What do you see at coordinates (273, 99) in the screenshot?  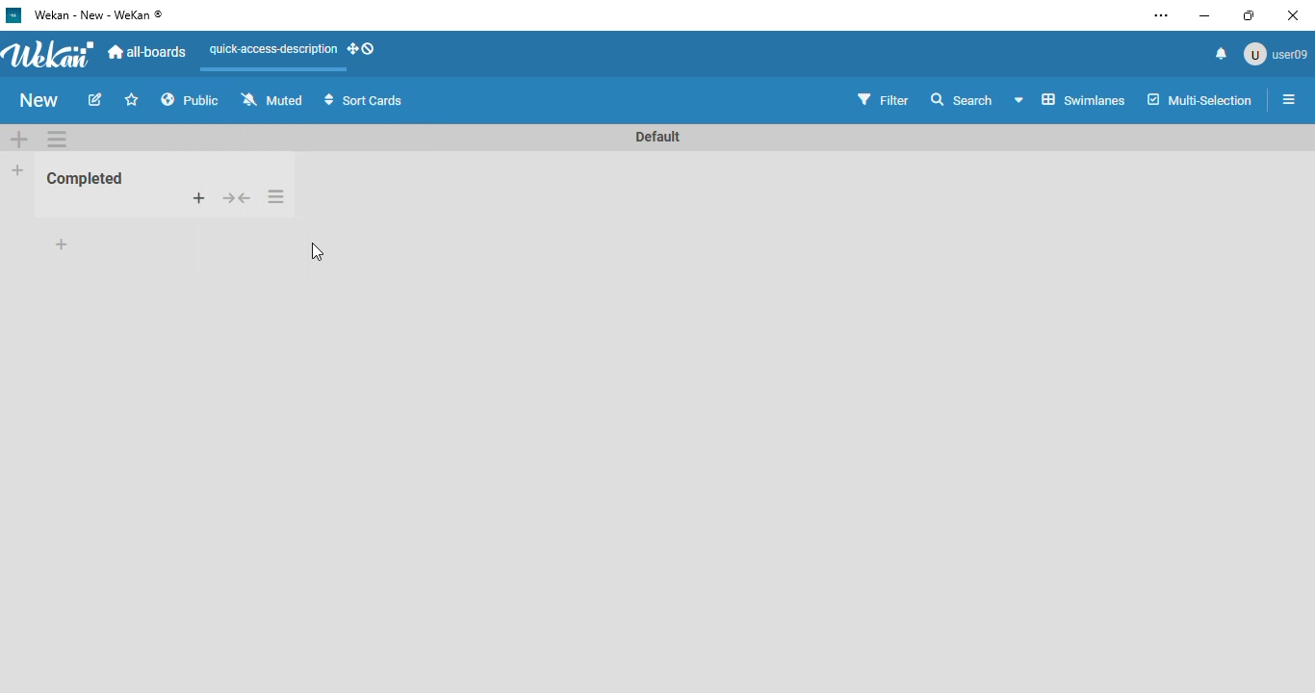 I see `muted` at bounding box center [273, 99].